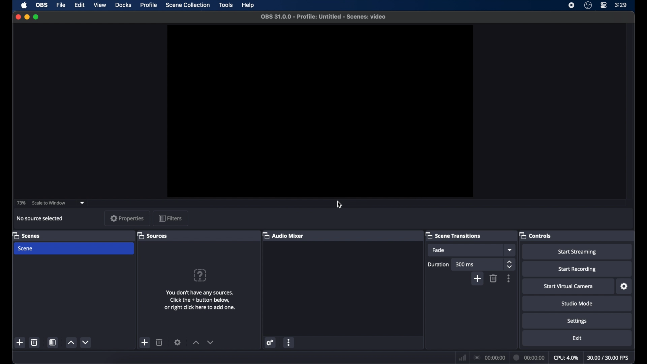  What do you see at coordinates (578, 321) in the screenshot?
I see `settings` at bounding box center [578, 321].